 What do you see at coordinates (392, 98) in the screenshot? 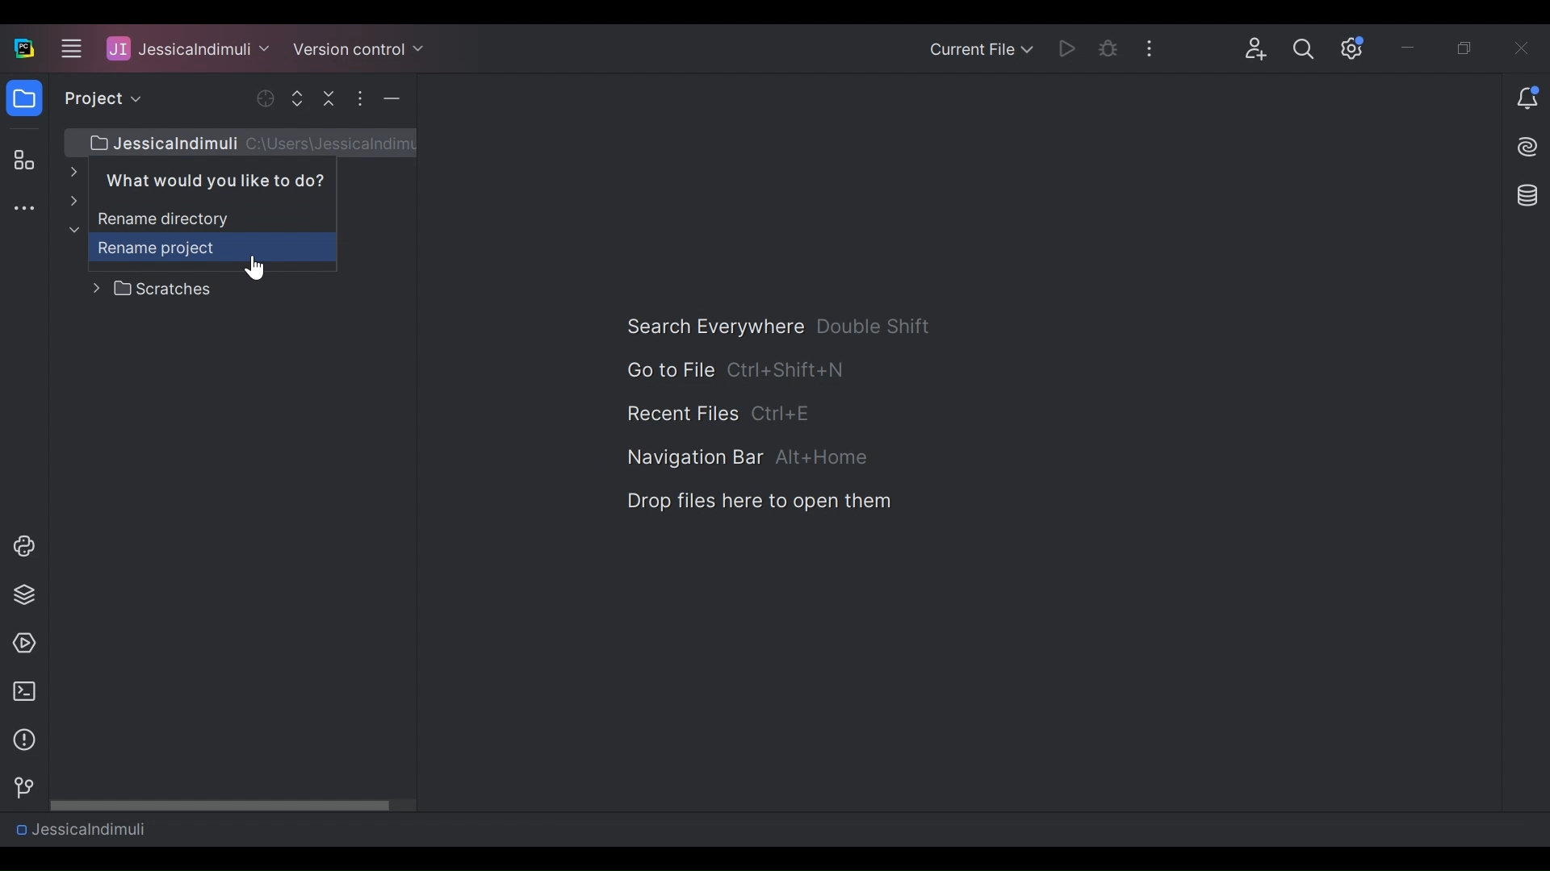
I see `Hide` at bounding box center [392, 98].